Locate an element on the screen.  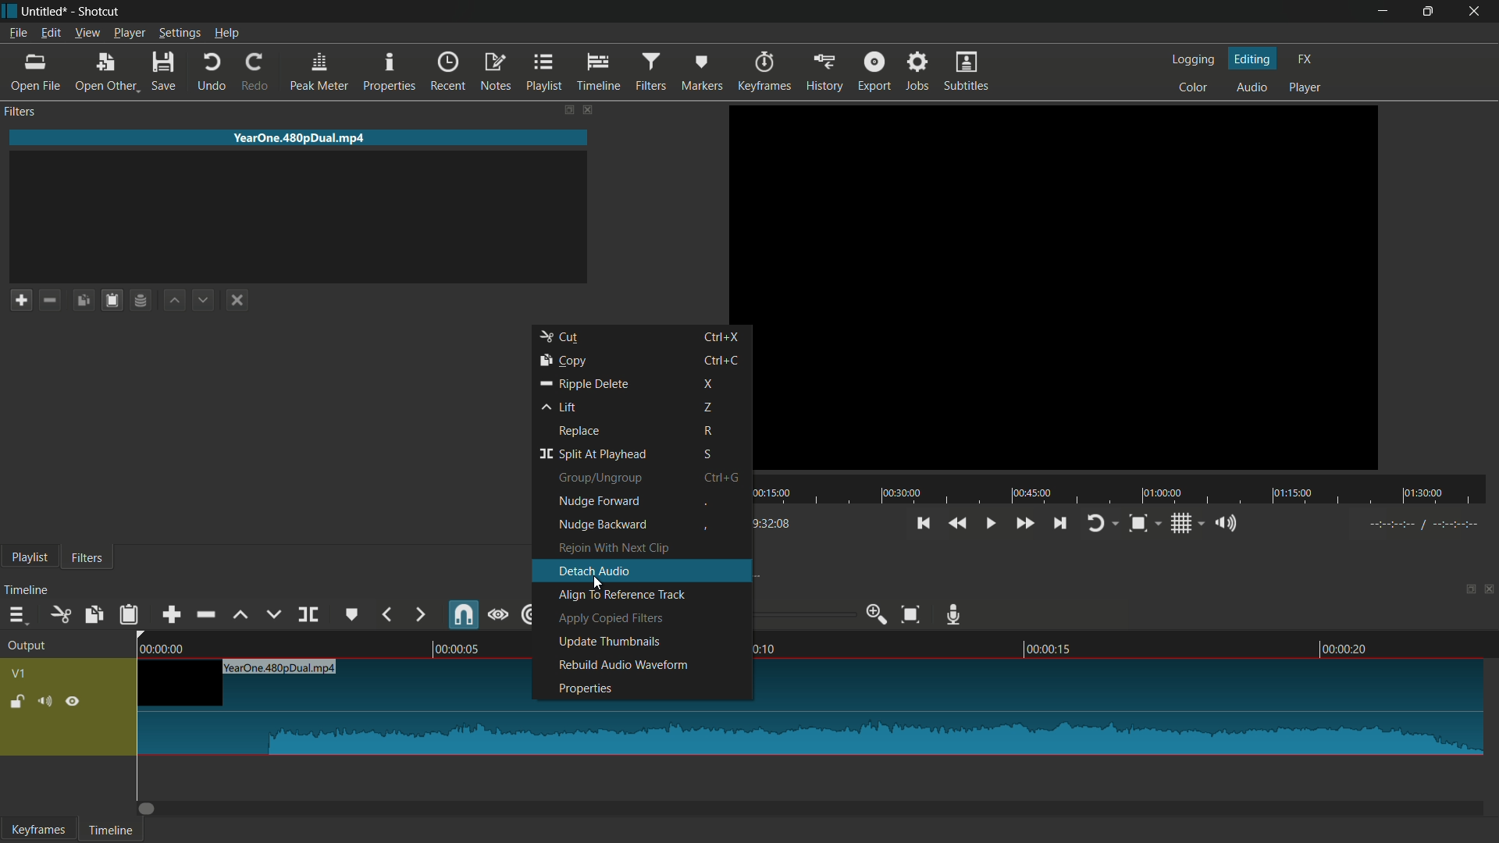
total time is located at coordinates (760, 525).